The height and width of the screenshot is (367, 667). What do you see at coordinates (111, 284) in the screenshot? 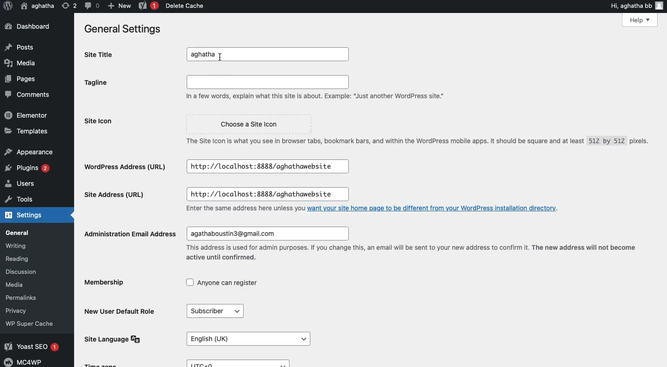
I see `Membership` at bounding box center [111, 284].